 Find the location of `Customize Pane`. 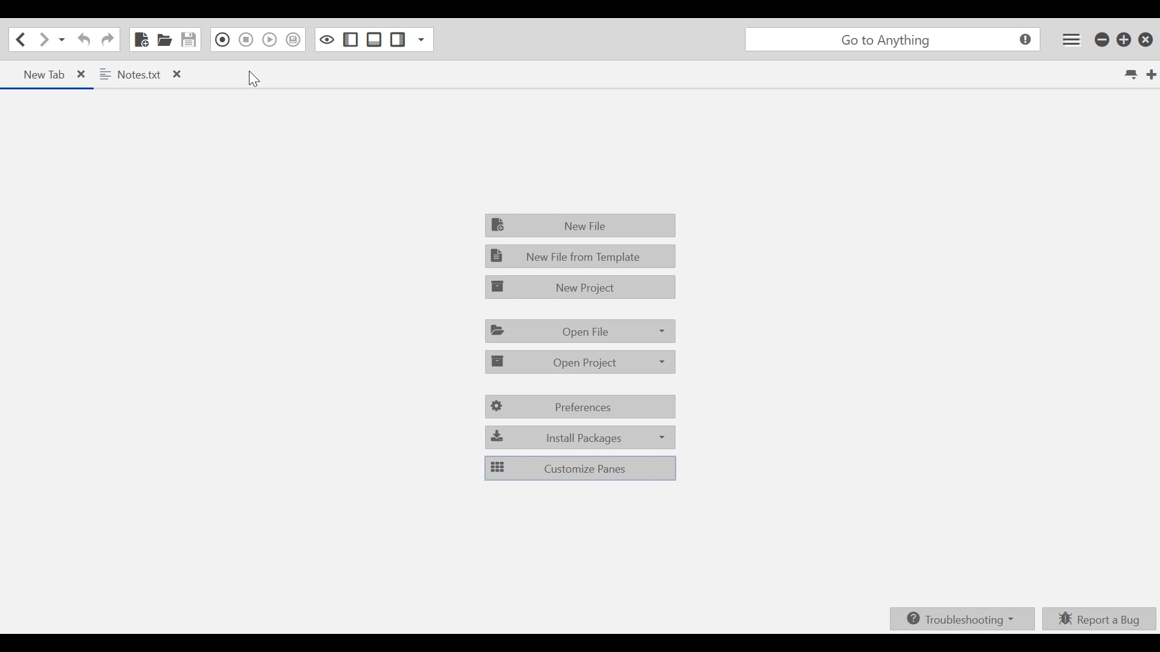

Customize Pane is located at coordinates (579, 468).